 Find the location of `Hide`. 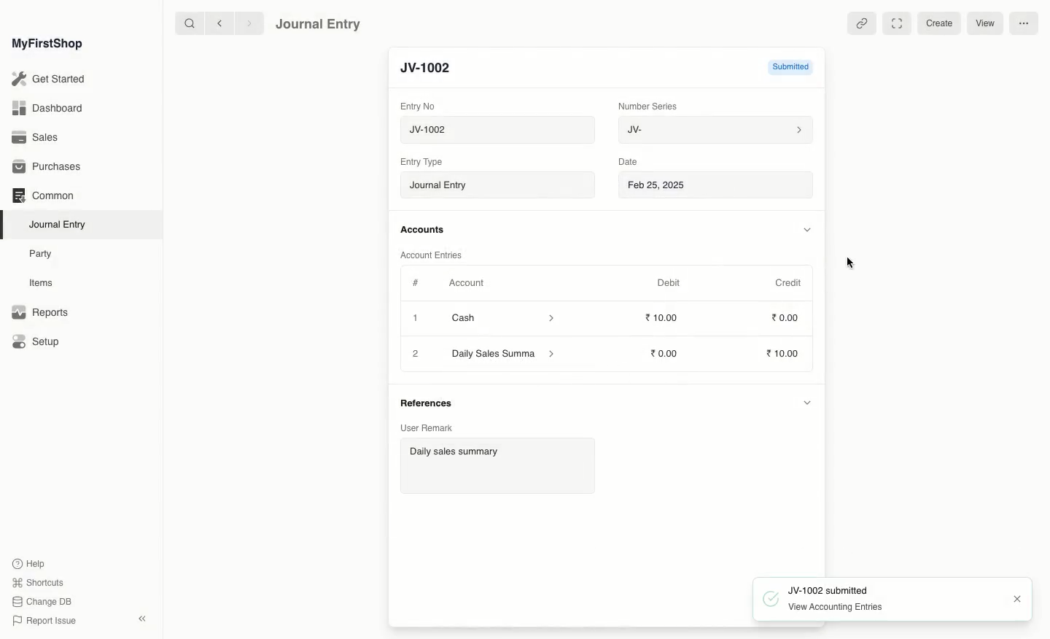

Hide is located at coordinates (806, 405).